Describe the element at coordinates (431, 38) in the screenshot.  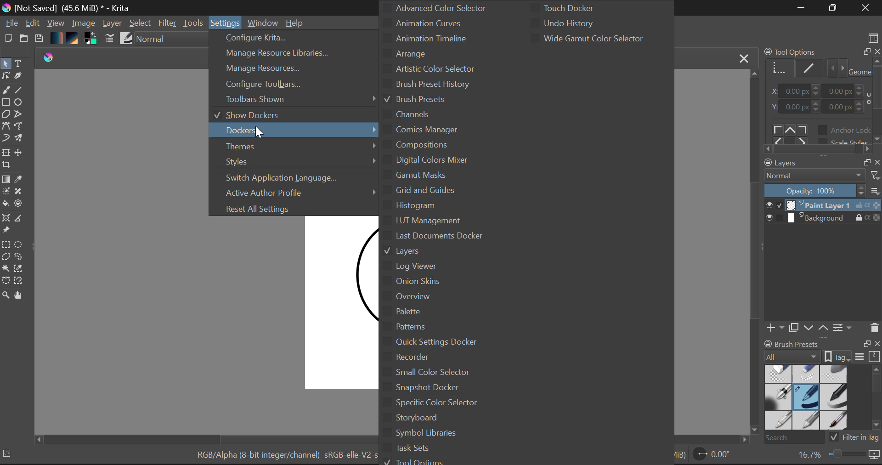
I see `Animation Timeline` at that location.